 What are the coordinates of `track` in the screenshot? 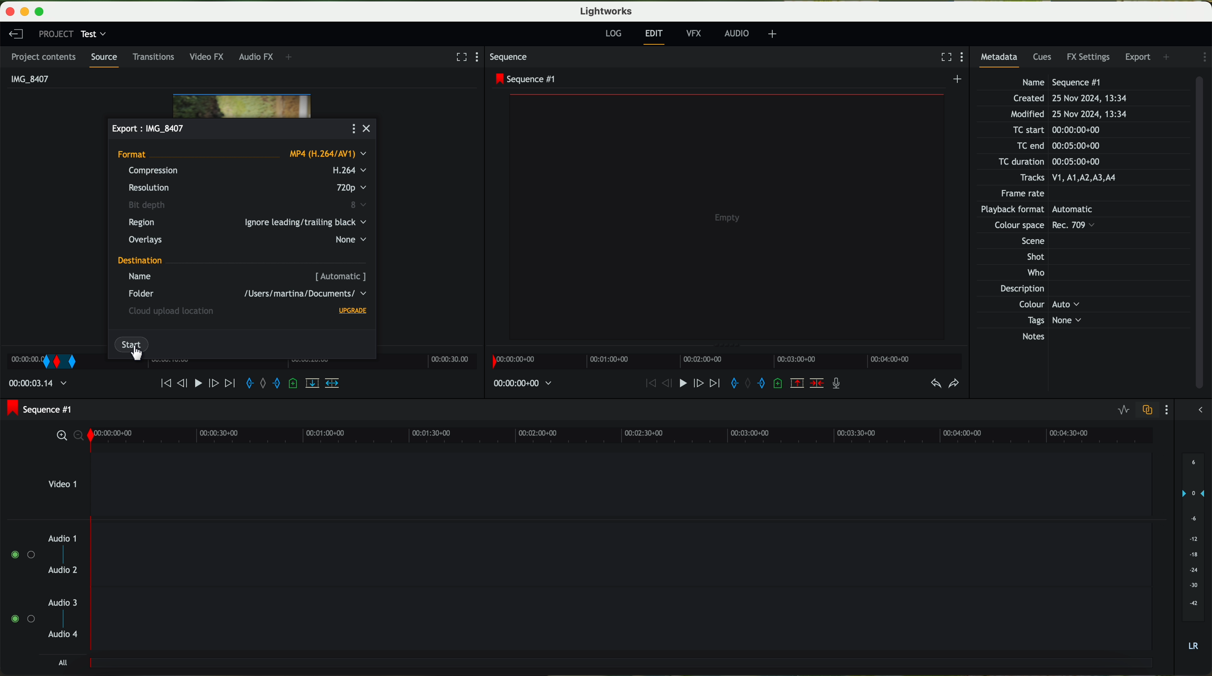 It's located at (624, 620).